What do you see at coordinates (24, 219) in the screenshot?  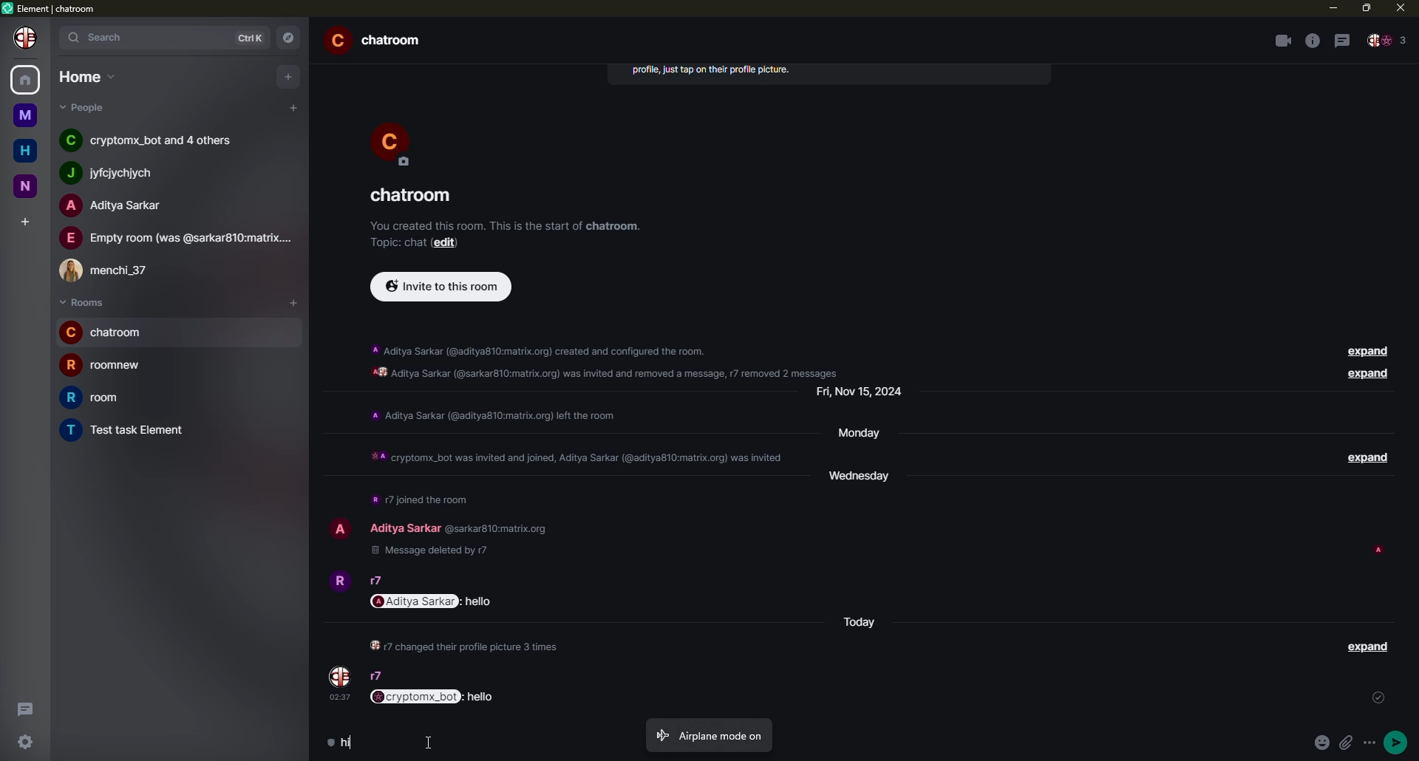 I see `add` at bounding box center [24, 219].